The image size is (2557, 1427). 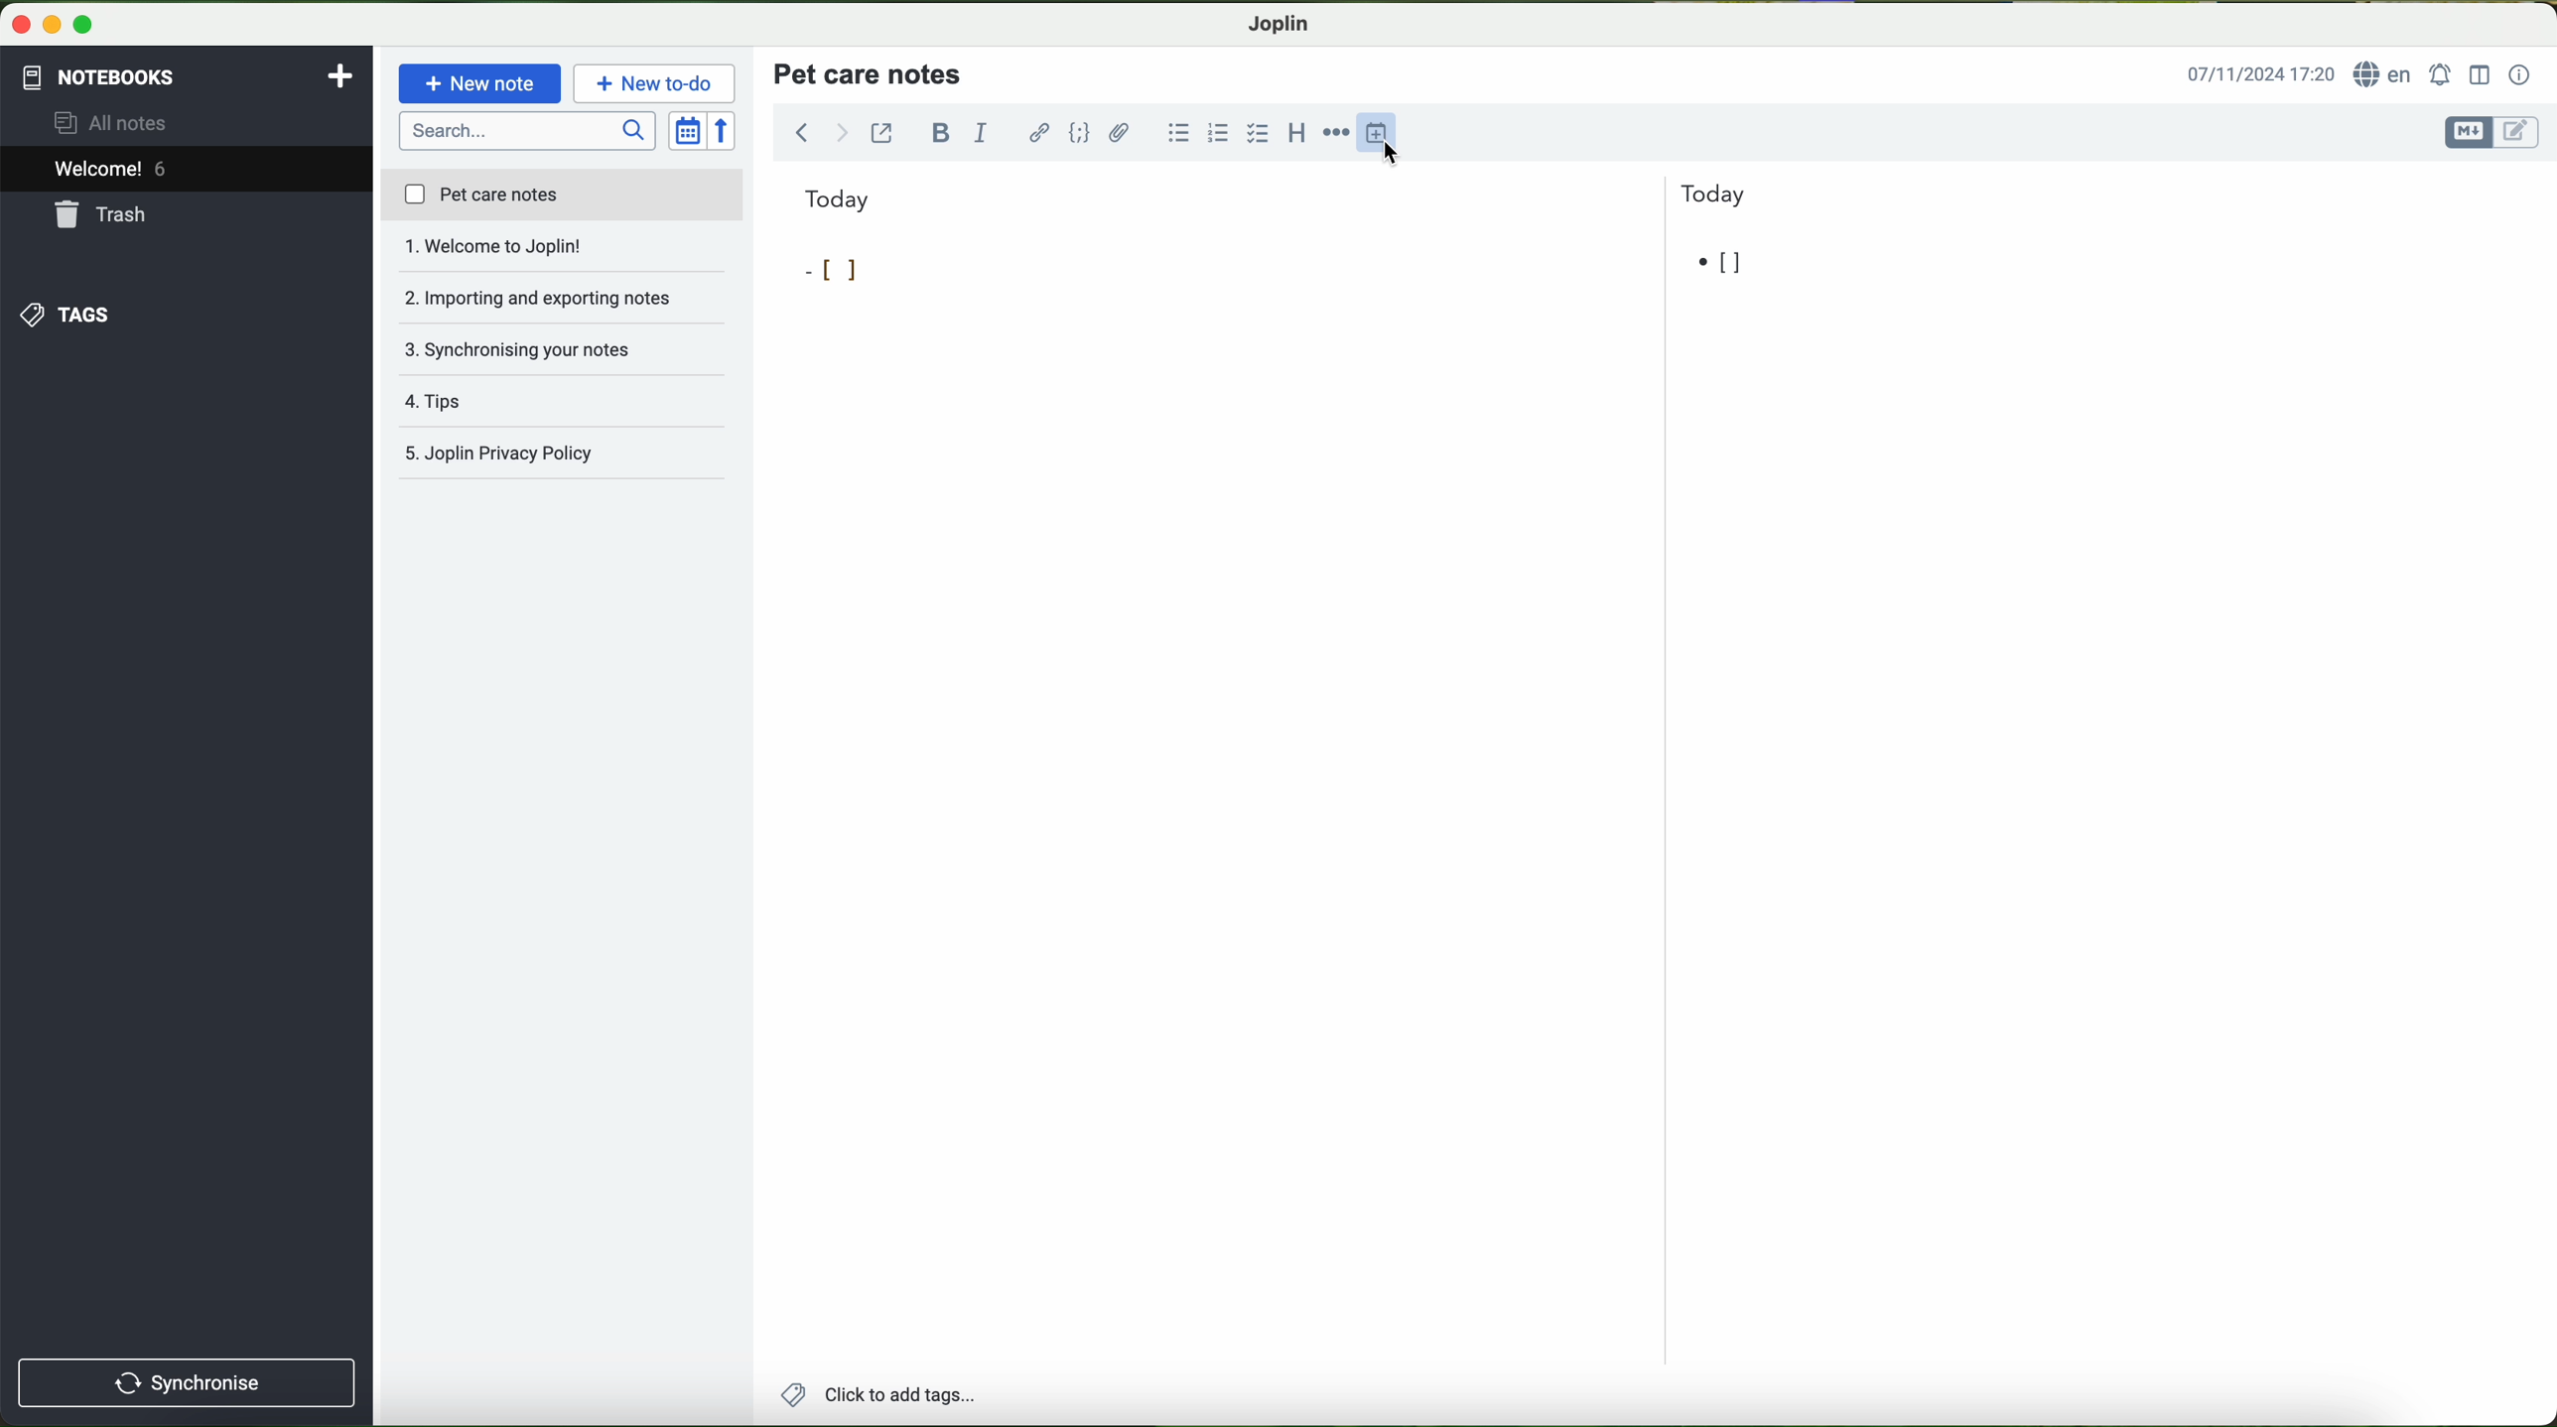 I want to click on Joplin privacy policy, so click(x=564, y=402).